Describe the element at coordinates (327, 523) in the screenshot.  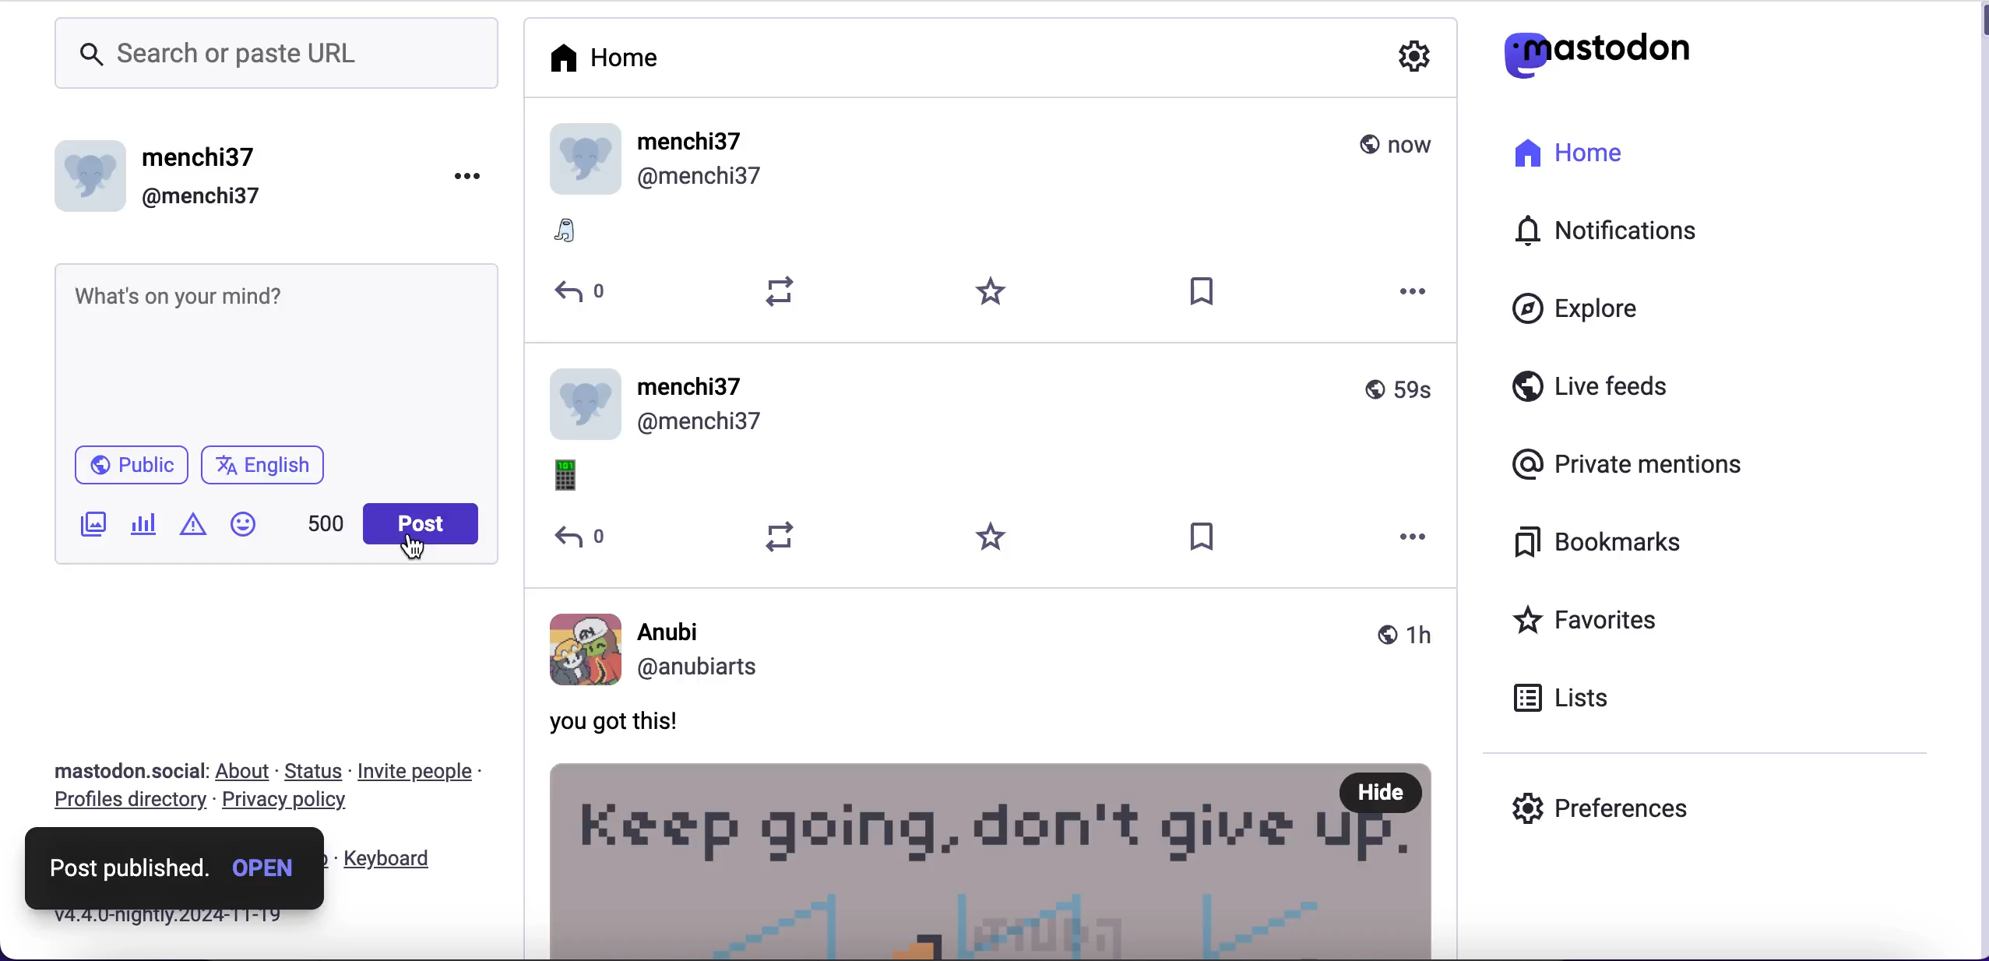
I see `491 characters left` at that location.